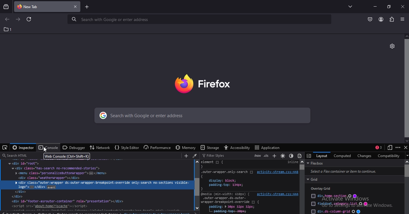  Describe the element at coordinates (249, 187) in the screenshot. I see `xt` at that location.